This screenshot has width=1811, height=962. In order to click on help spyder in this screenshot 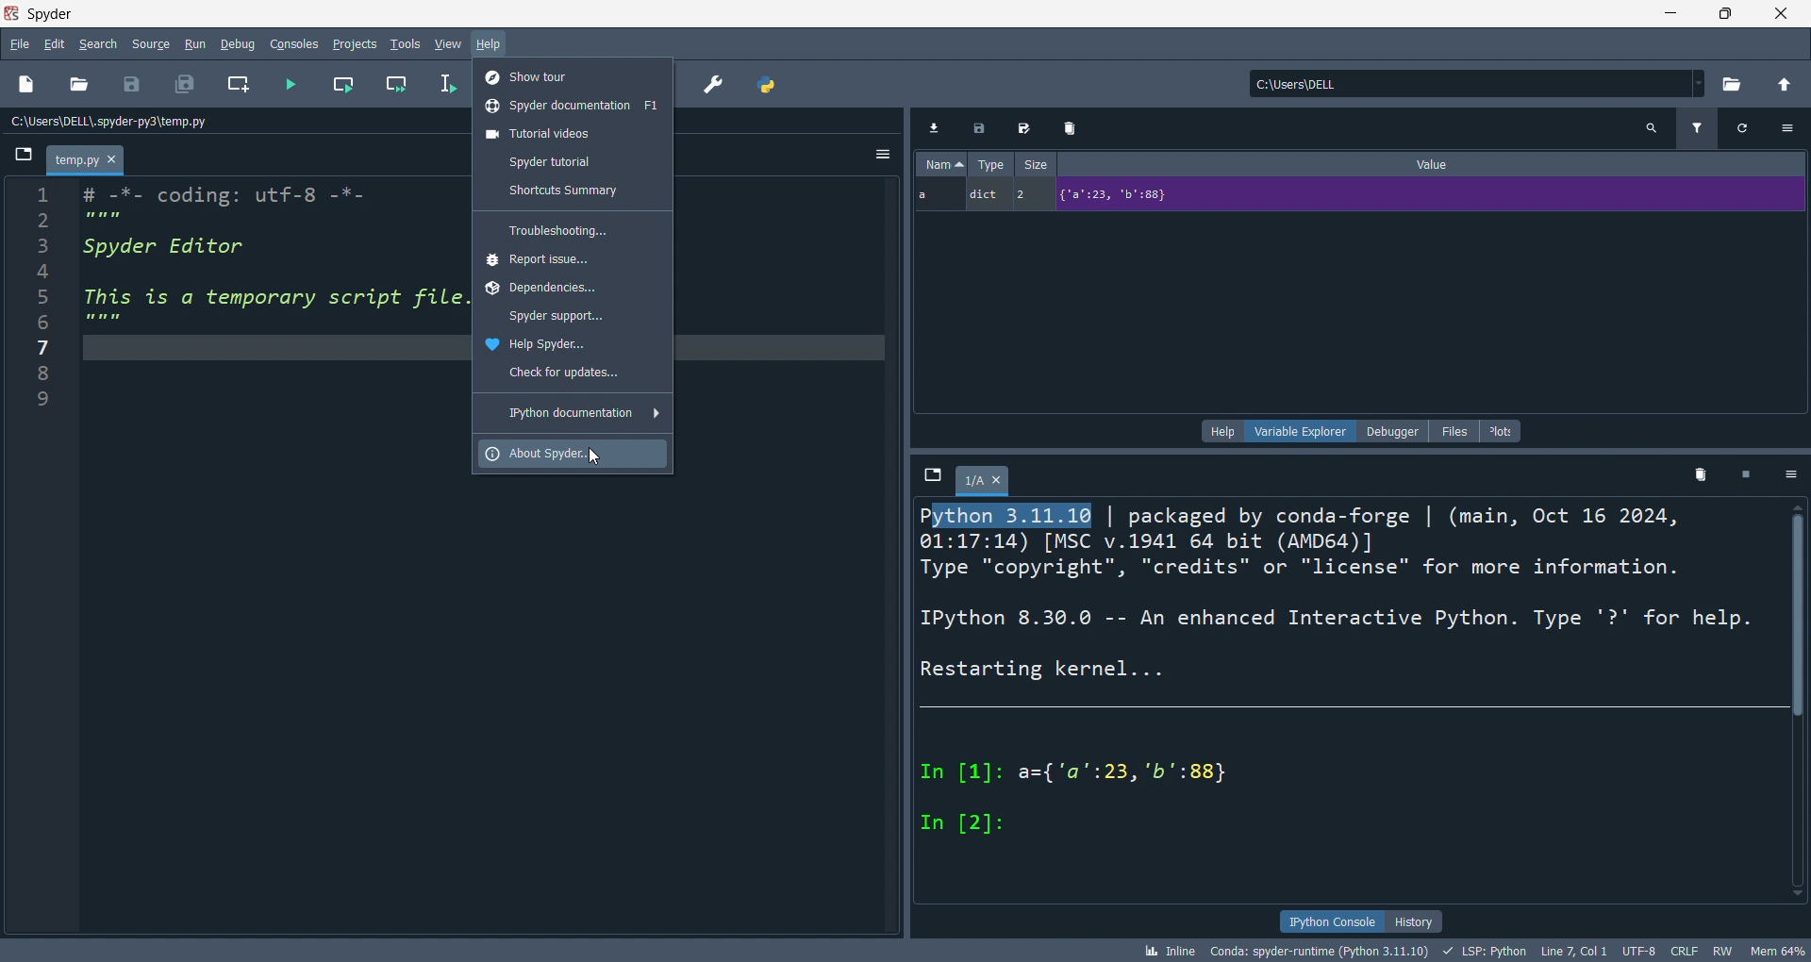, I will do `click(572, 343)`.